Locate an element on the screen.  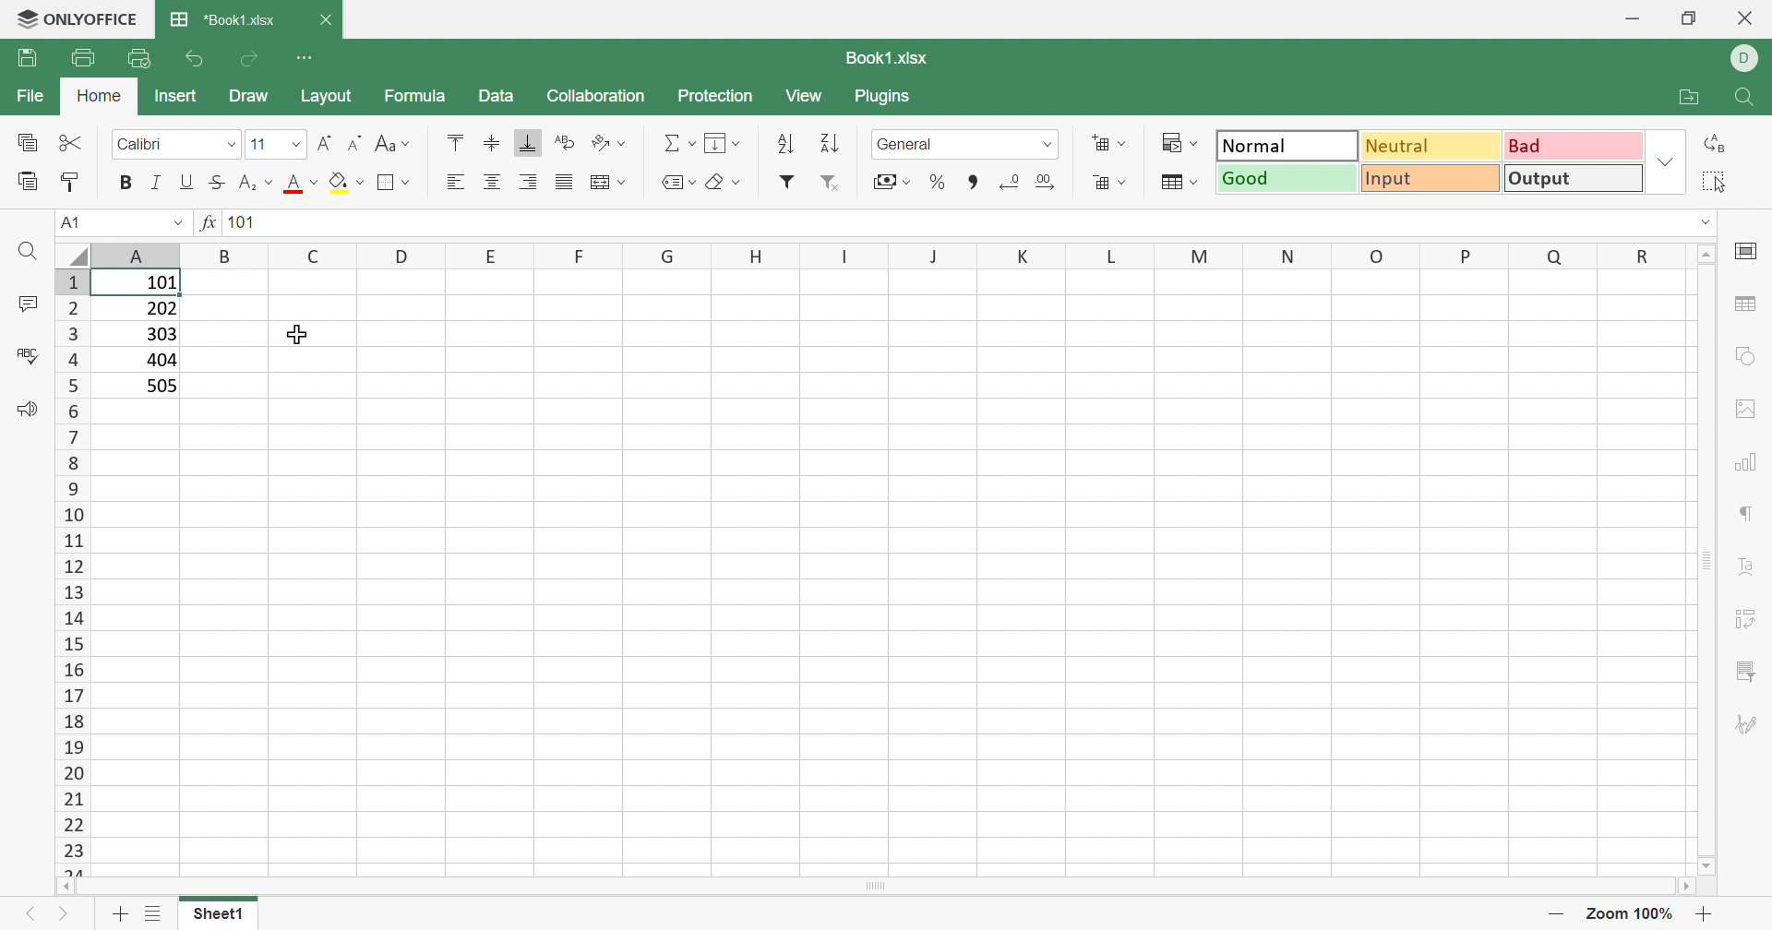
Add sheet is located at coordinates (120, 914).